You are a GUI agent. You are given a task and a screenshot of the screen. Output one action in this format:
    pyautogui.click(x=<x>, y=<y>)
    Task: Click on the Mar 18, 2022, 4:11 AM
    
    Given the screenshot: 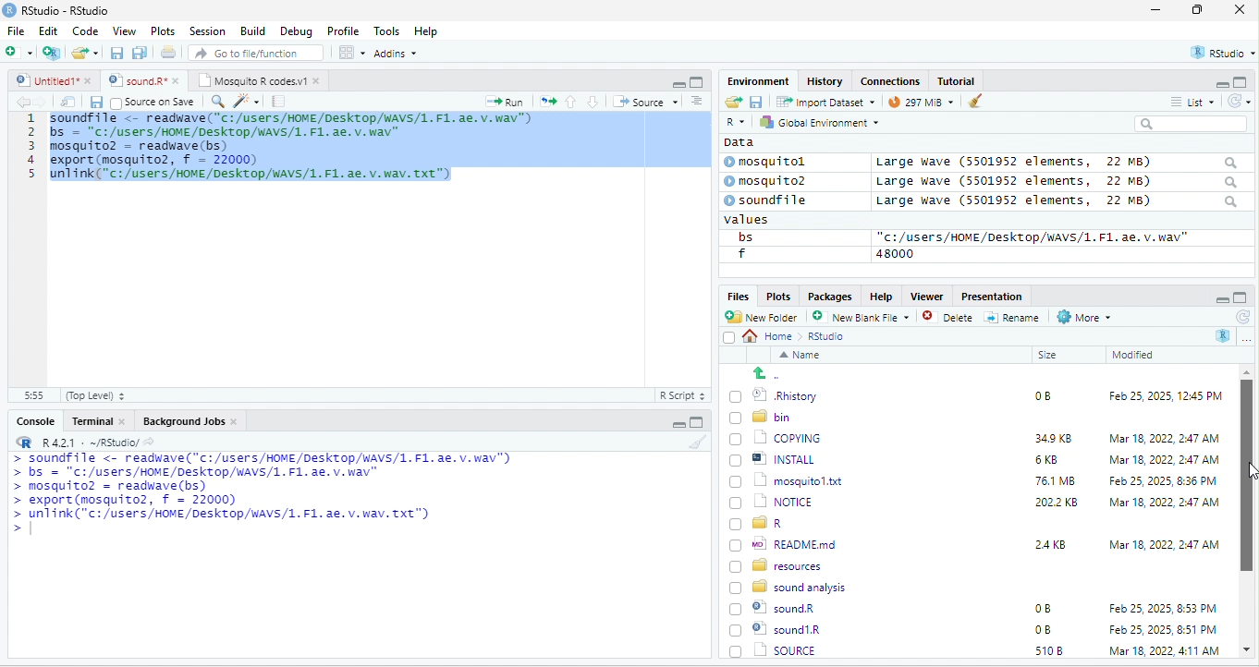 What is the action you would take?
    pyautogui.click(x=1163, y=629)
    